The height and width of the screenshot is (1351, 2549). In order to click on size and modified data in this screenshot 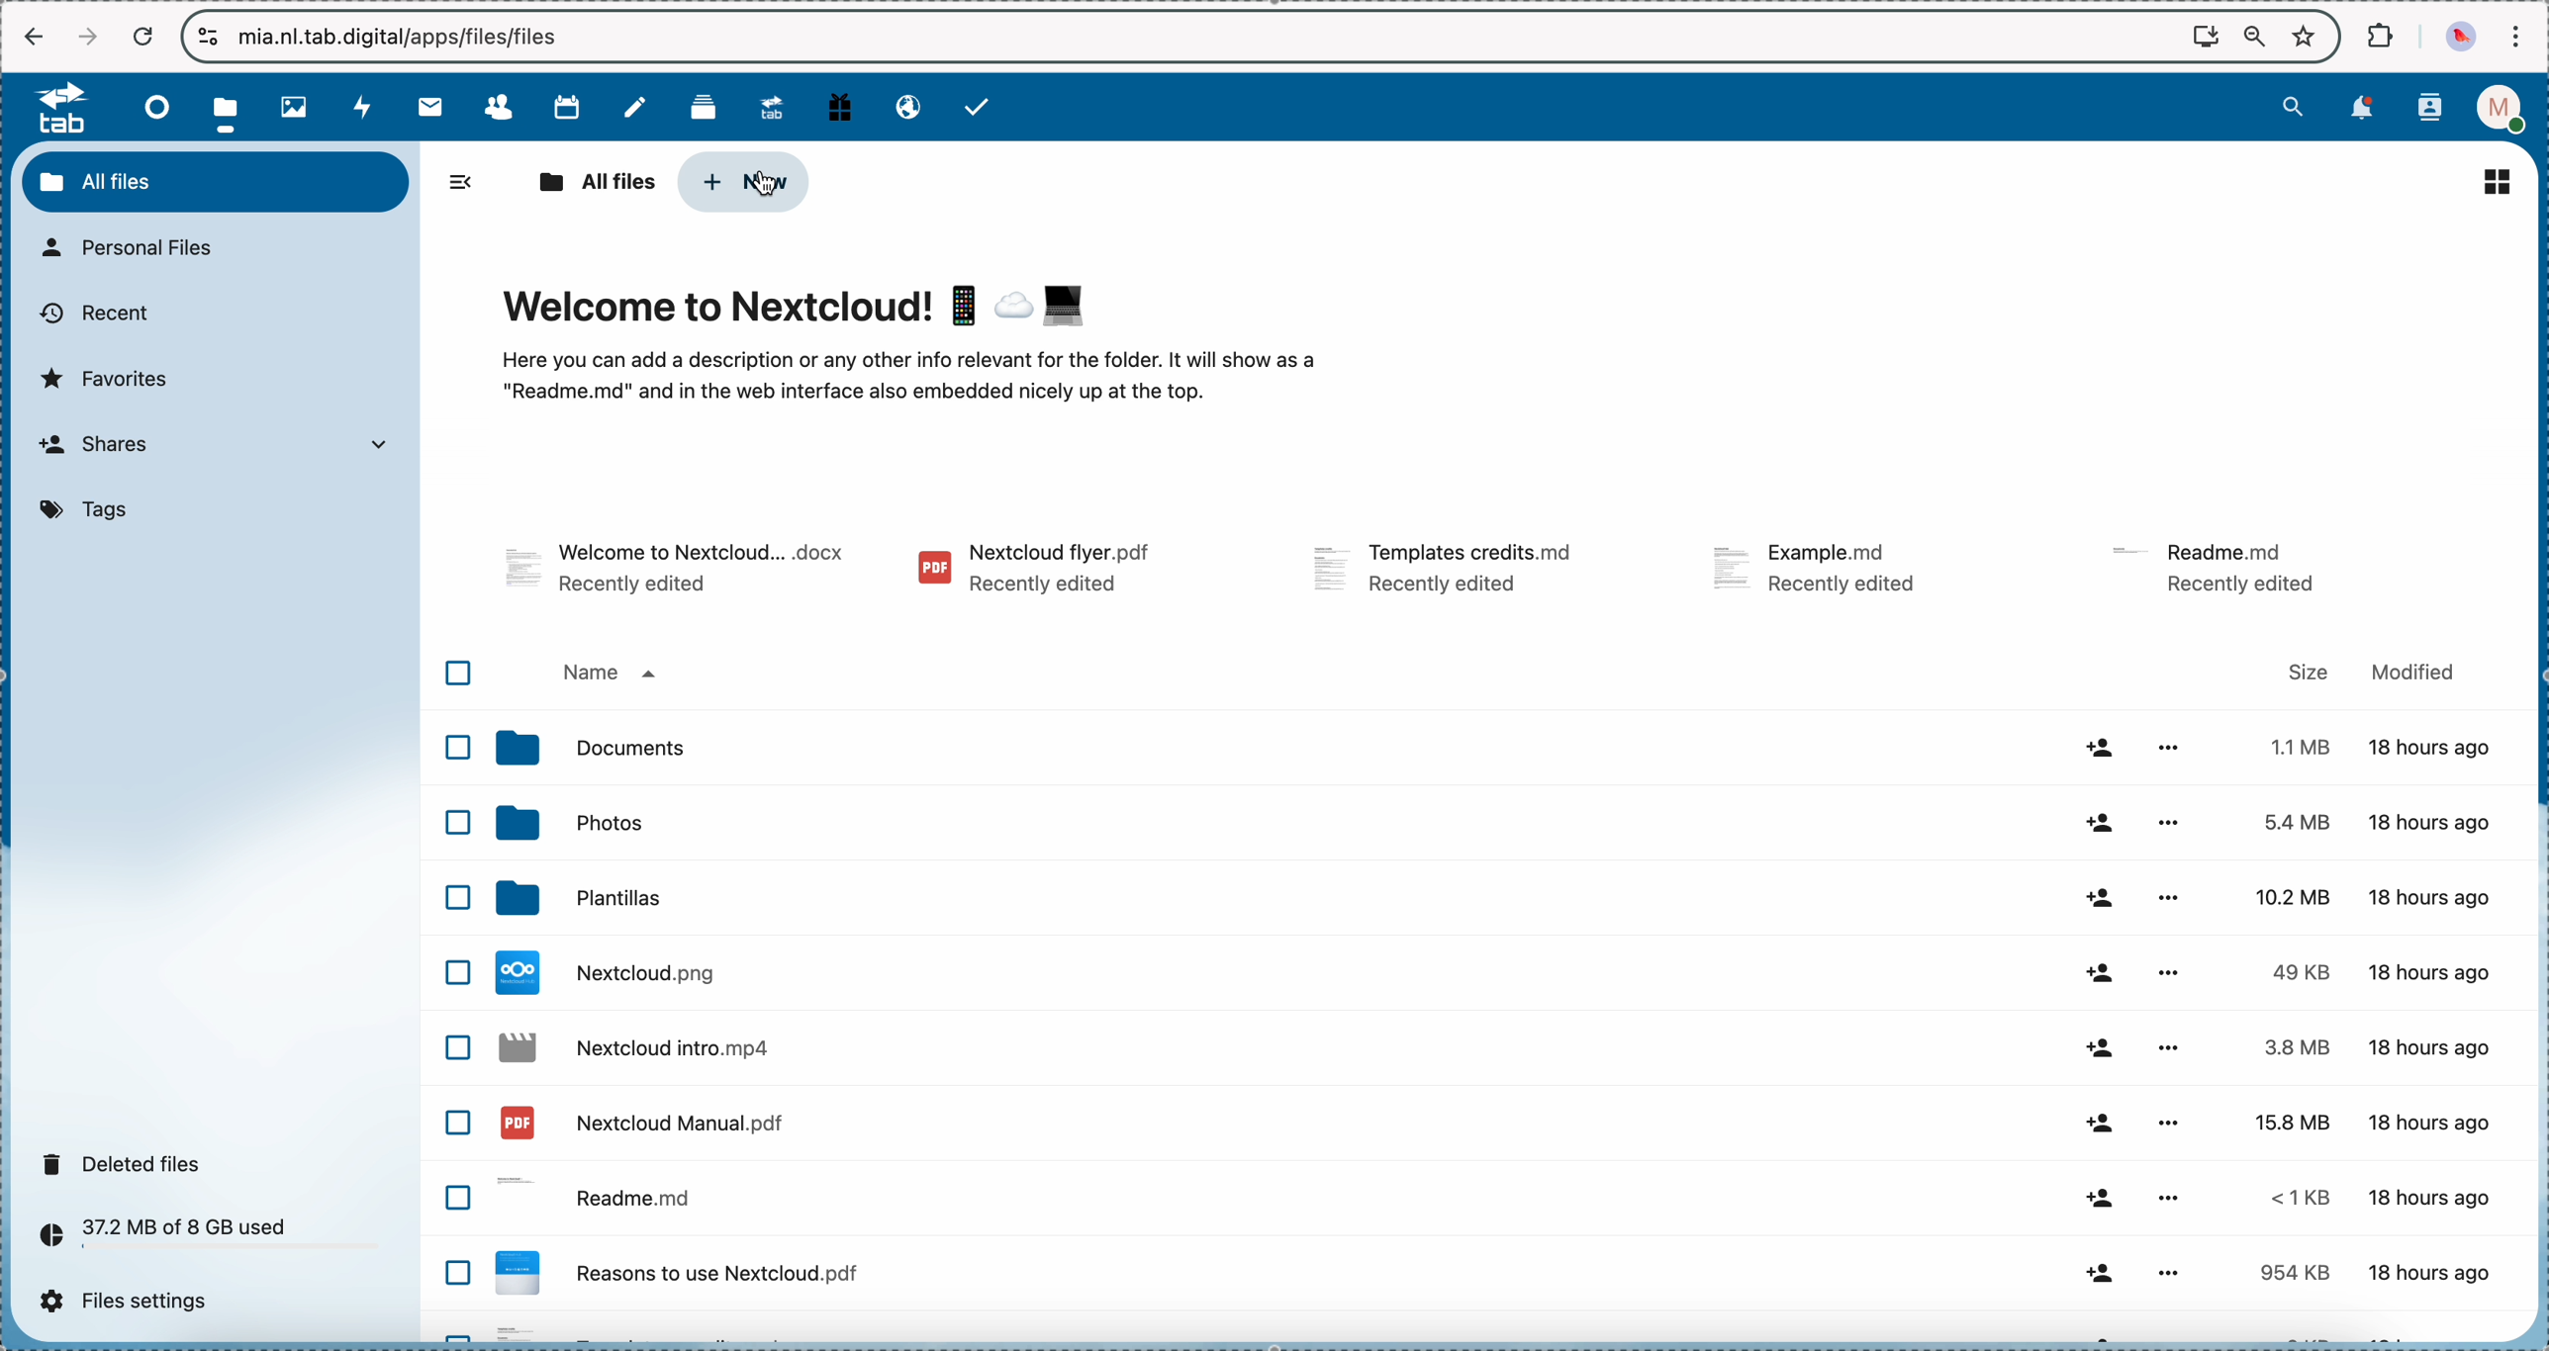, I will do `click(2384, 1013)`.